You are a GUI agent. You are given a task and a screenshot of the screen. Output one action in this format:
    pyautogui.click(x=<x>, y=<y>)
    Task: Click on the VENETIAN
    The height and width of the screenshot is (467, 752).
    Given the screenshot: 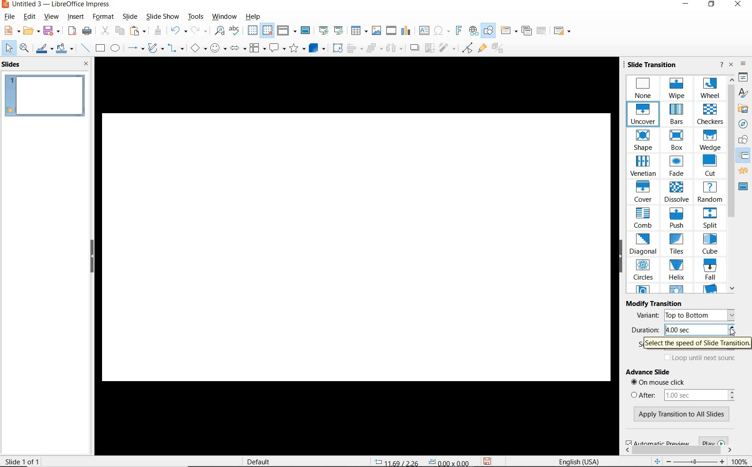 What is the action you would take?
    pyautogui.click(x=644, y=166)
    